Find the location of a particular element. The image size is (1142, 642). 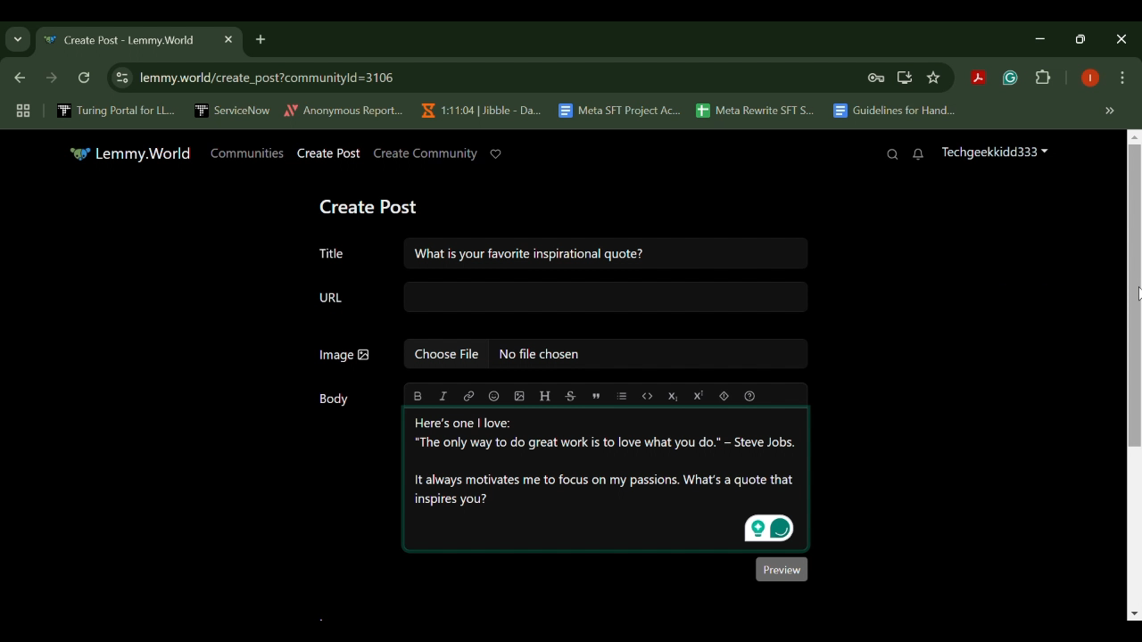

Techgeekkidd333 is located at coordinates (994, 154).